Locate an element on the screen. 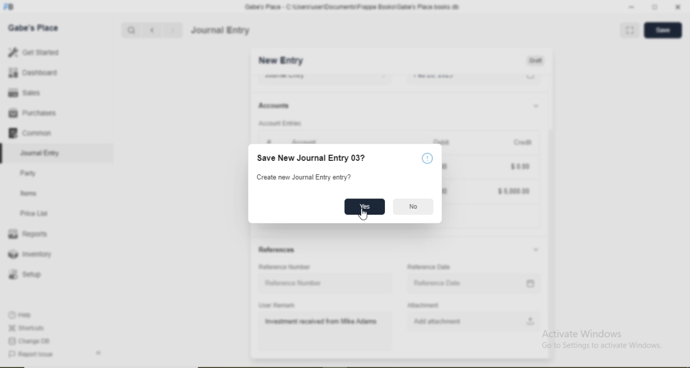 The image size is (690, 368). Investment received from Mike Adams is located at coordinates (322, 322).